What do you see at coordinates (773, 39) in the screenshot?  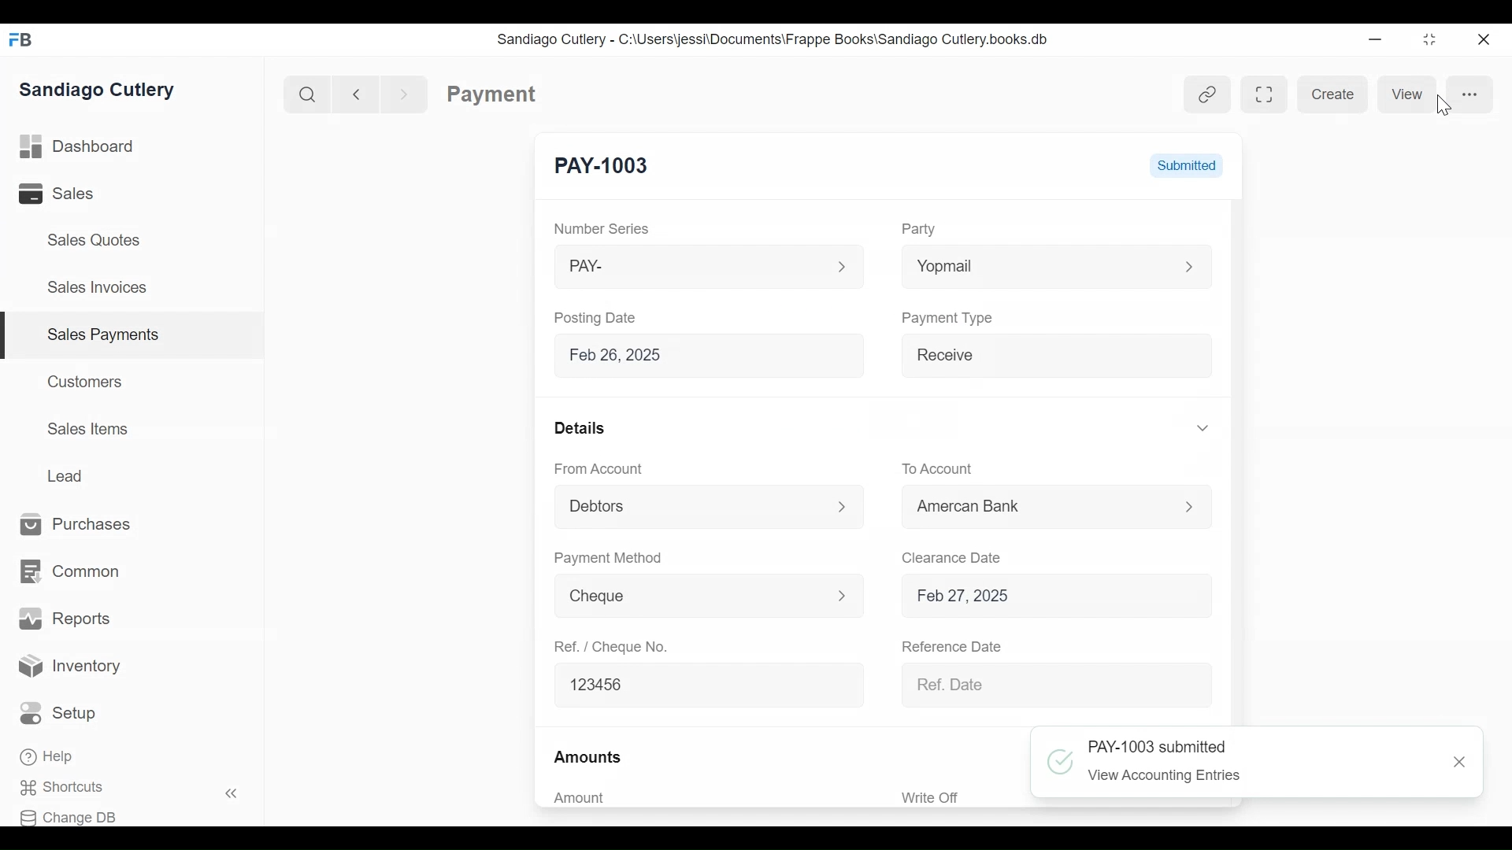 I see `Sandiago Cutlery - C:\Users\jessi\Documents\Frappe Books\Sandiago Cutlery.books.db` at bounding box center [773, 39].